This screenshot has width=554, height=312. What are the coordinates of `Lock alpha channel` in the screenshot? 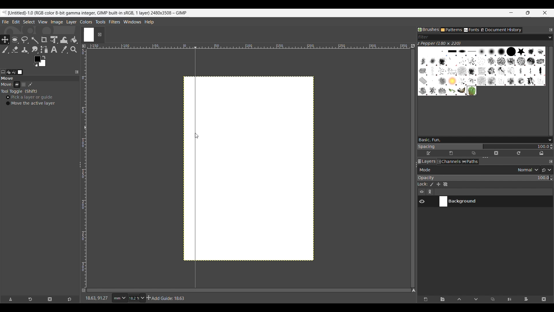 It's located at (445, 184).